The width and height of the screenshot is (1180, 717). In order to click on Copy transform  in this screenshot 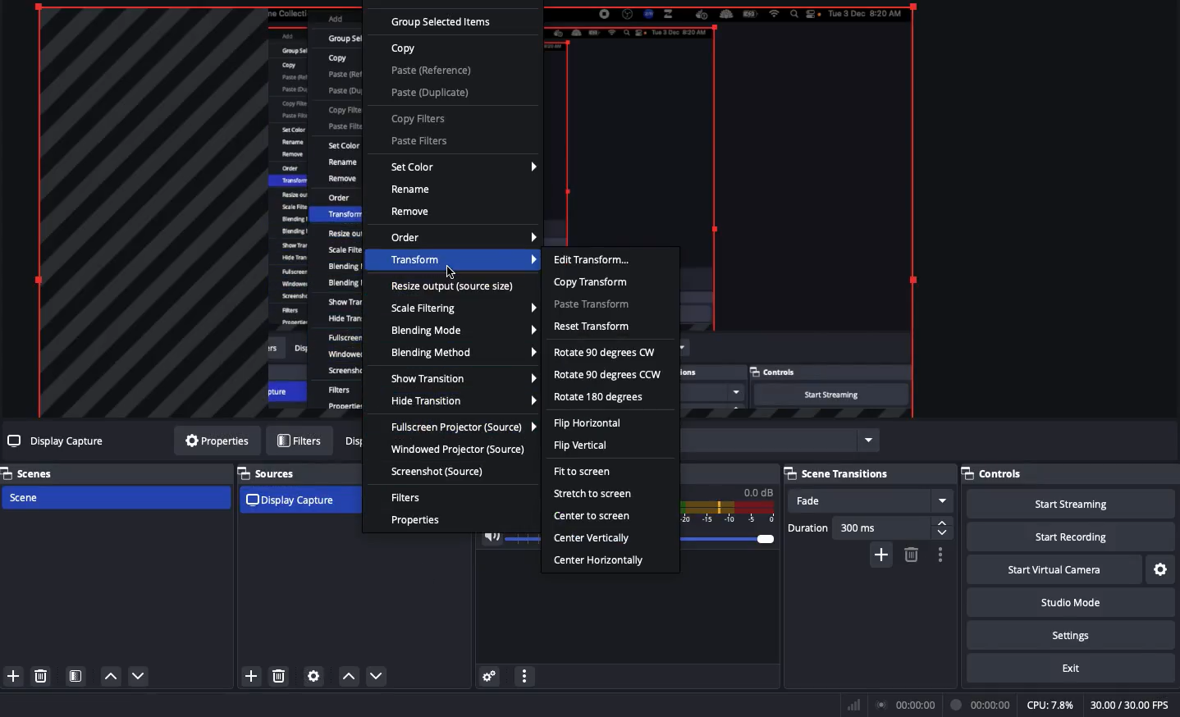, I will do `click(591, 283)`.